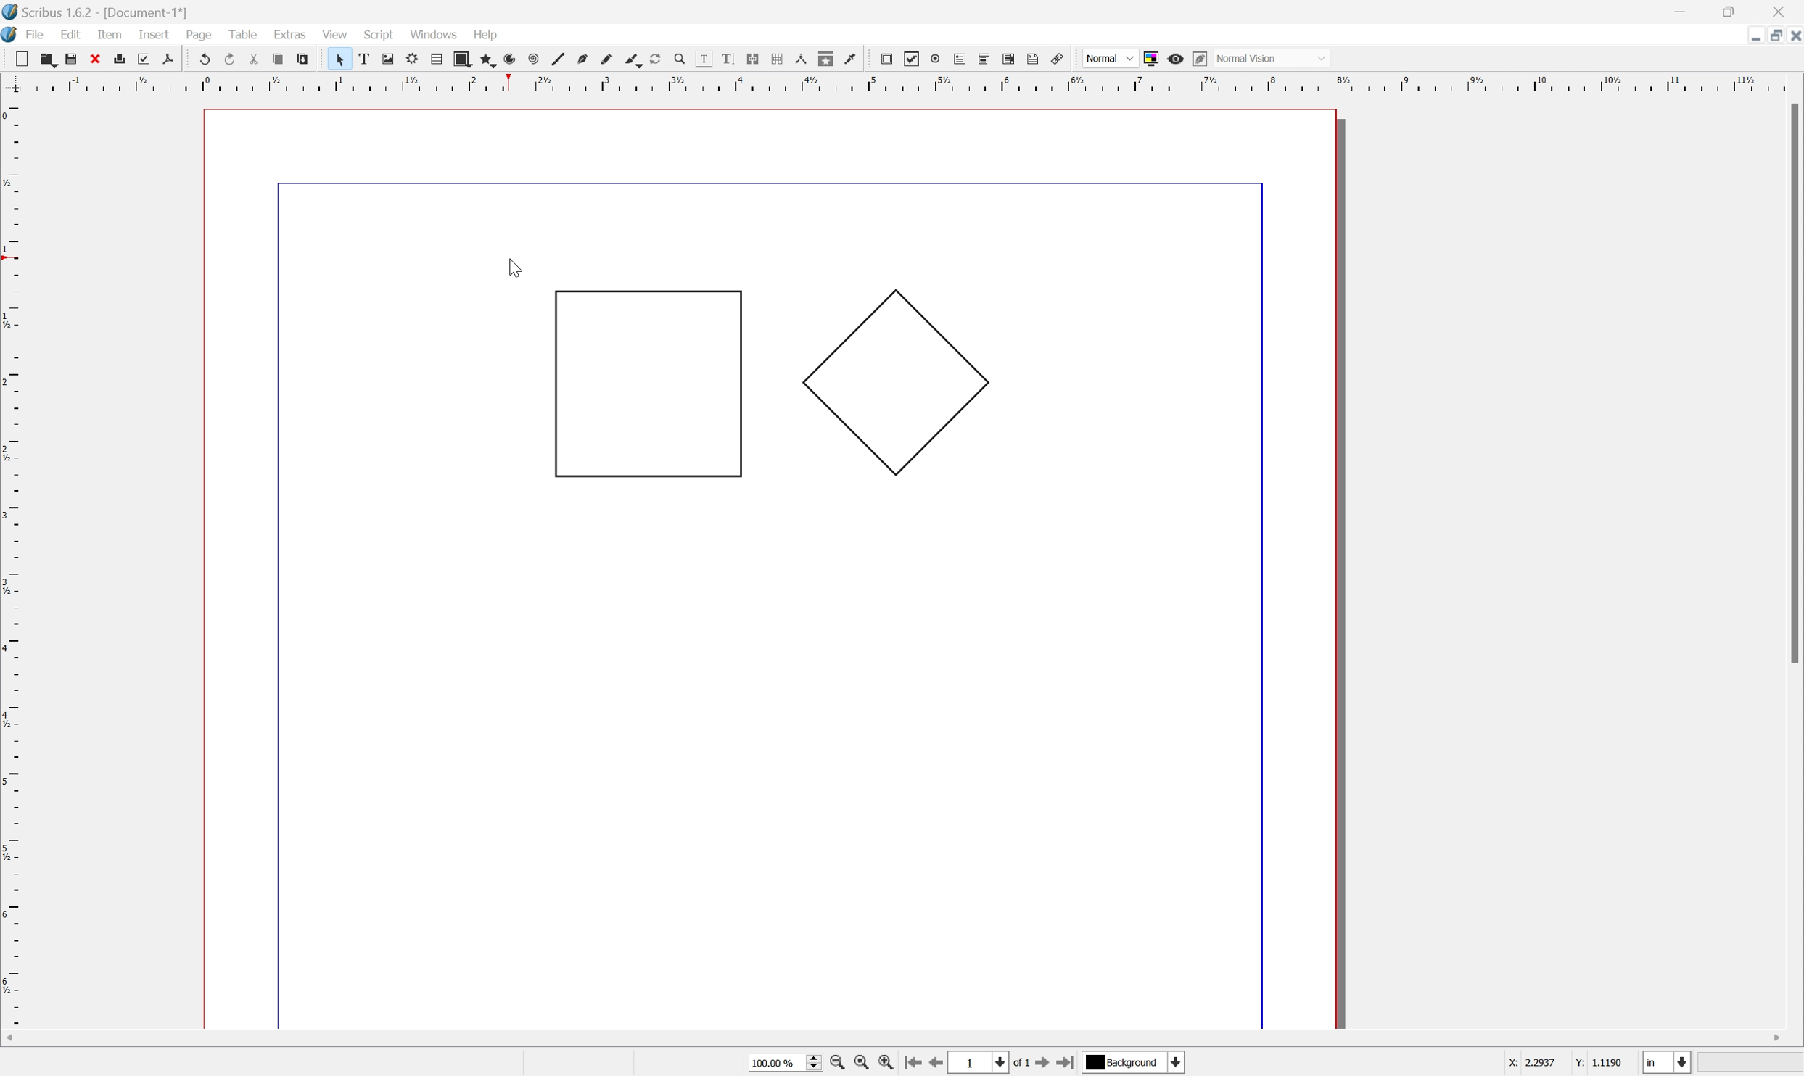 The width and height of the screenshot is (1804, 1076). Describe the element at coordinates (67, 57) in the screenshot. I see `save` at that location.